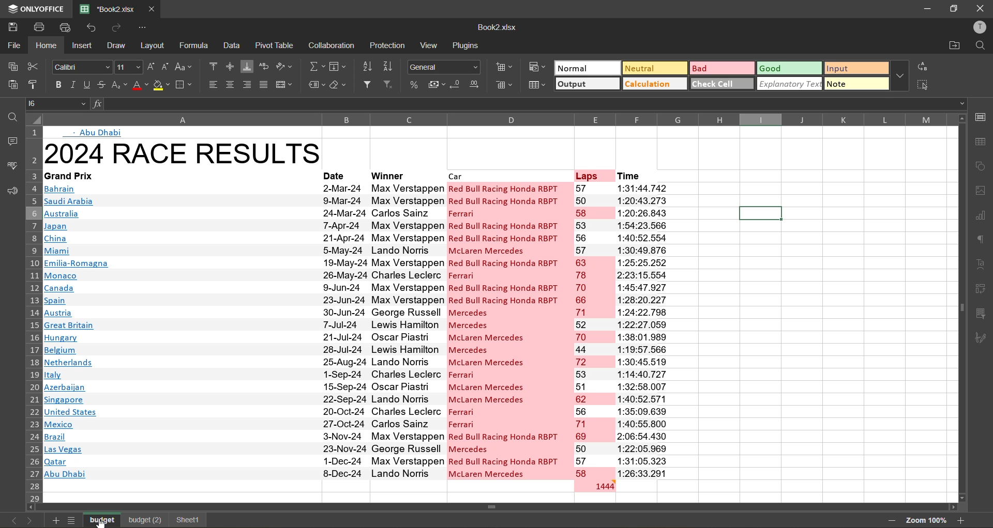 The height and width of the screenshot is (528, 993). I want to click on conditional formatting, so click(537, 66).